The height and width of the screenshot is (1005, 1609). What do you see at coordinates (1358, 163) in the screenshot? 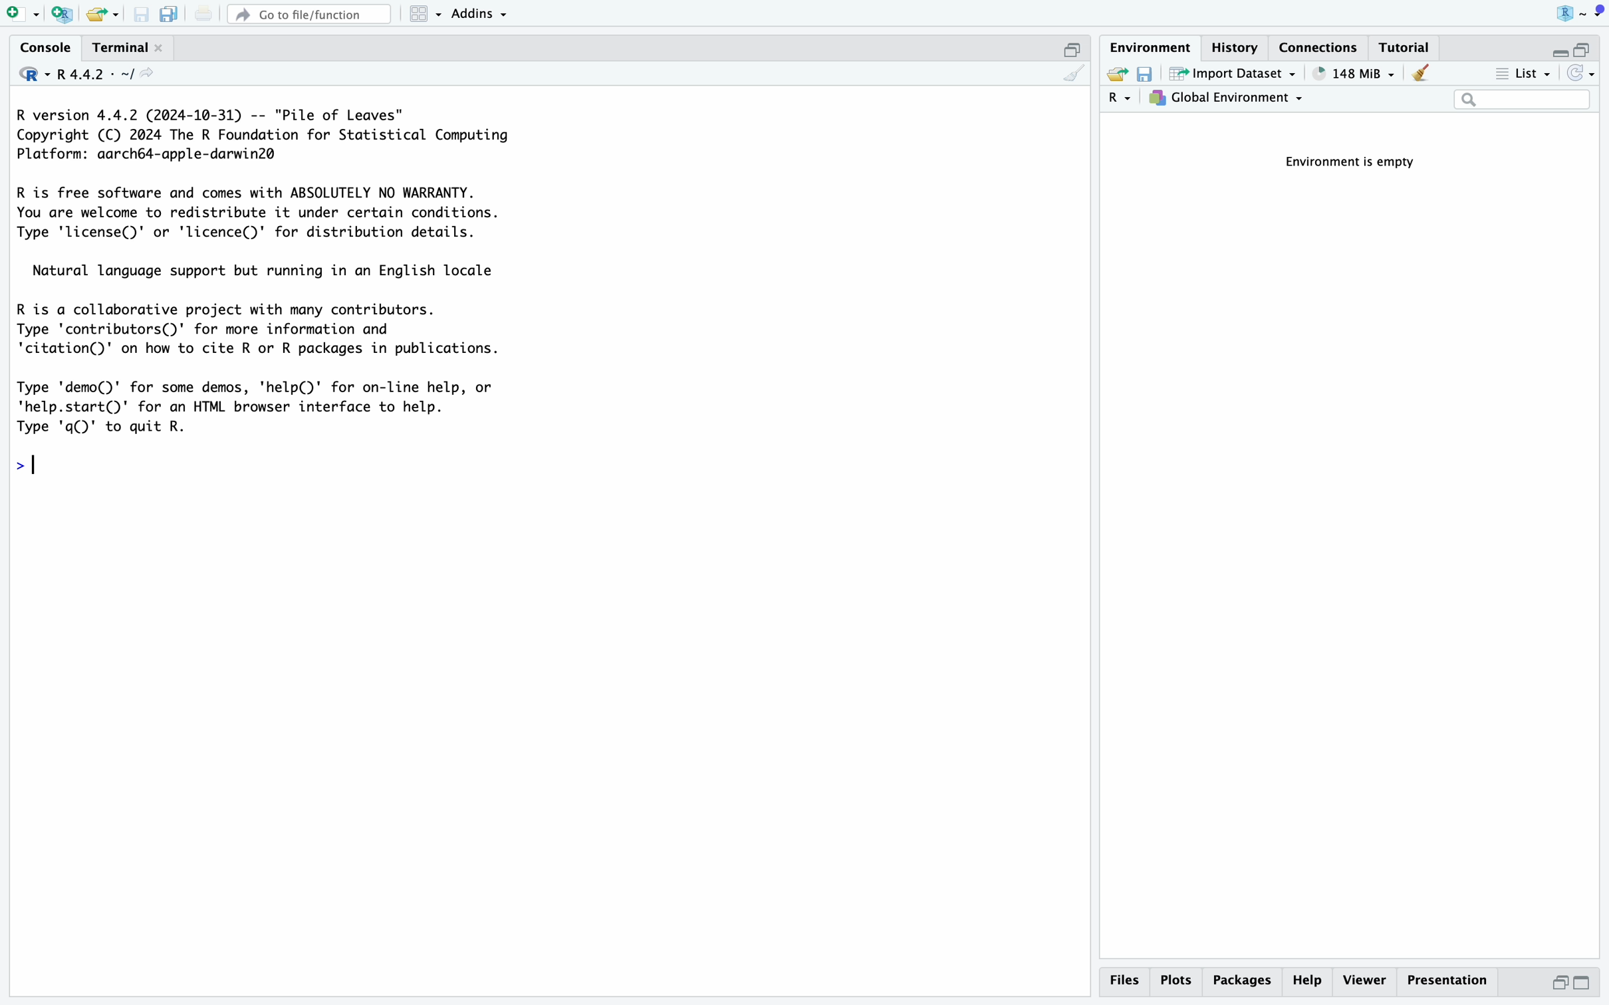
I see `Environment is empty` at bounding box center [1358, 163].